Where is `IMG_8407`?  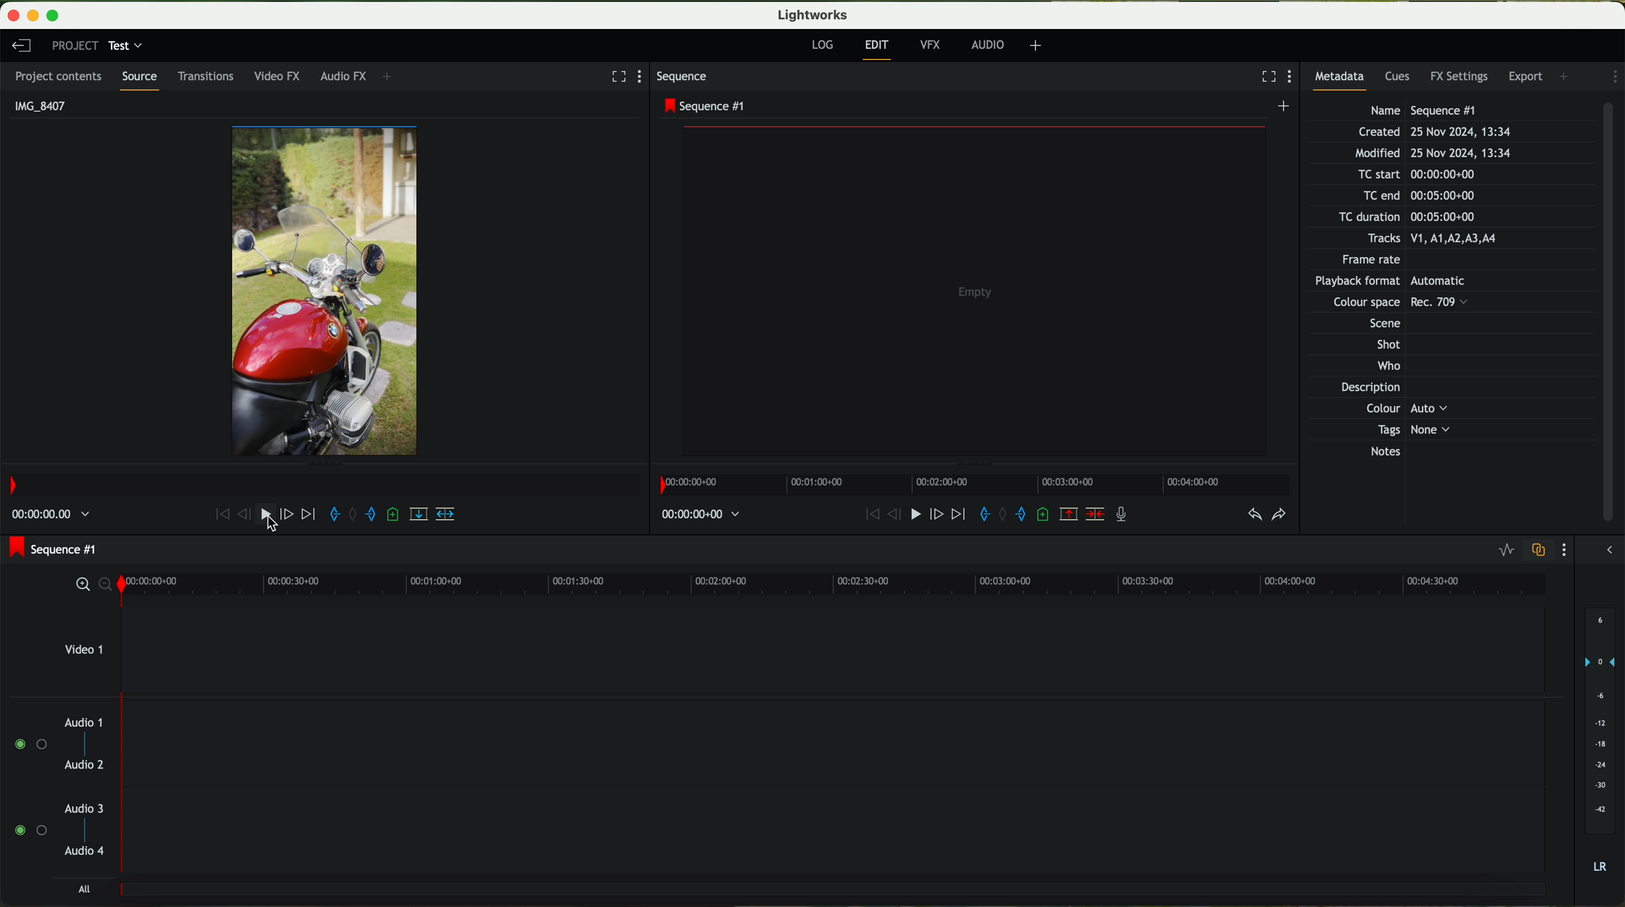 IMG_8407 is located at coordinates (37, 105).